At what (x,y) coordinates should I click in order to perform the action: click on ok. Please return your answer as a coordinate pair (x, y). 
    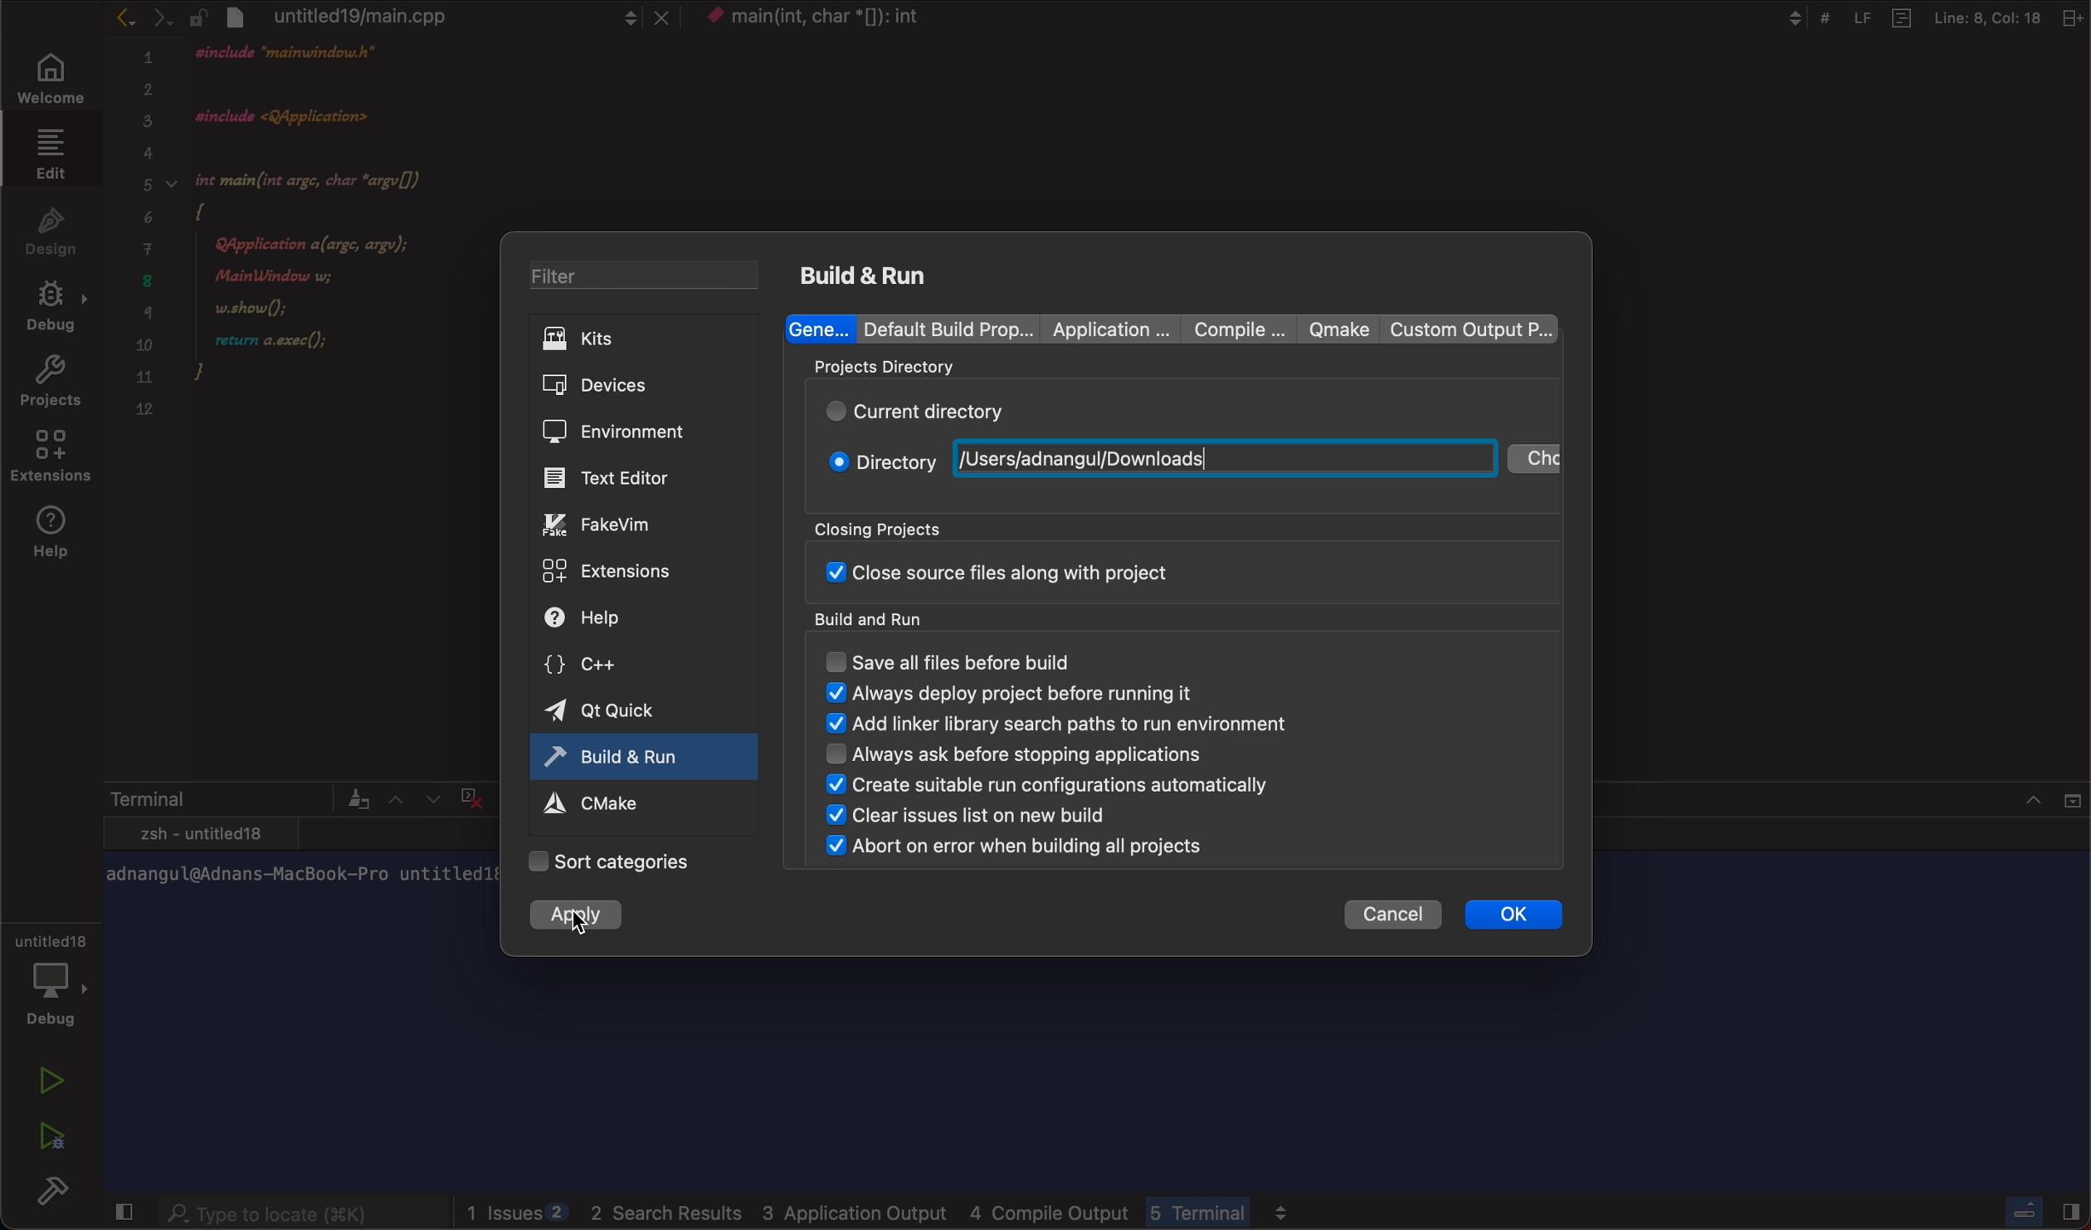
    Looking at the image, I should click on (1520, 912).